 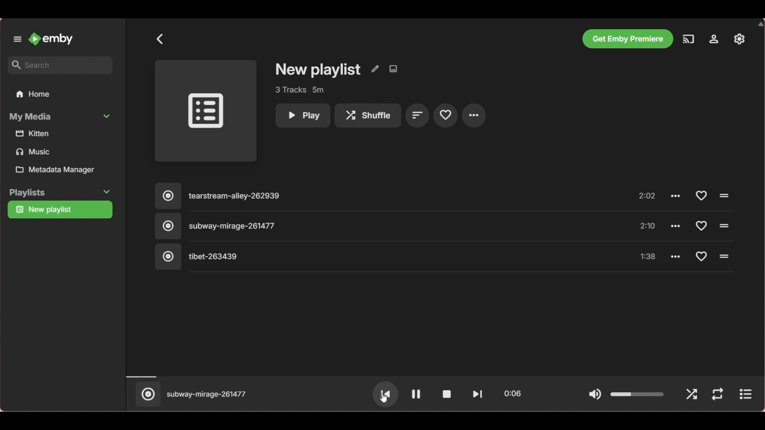 What do you see at coordinates (368, 116) in the screenshot?
I see `Shuffle` at bounding box center [368, 116].